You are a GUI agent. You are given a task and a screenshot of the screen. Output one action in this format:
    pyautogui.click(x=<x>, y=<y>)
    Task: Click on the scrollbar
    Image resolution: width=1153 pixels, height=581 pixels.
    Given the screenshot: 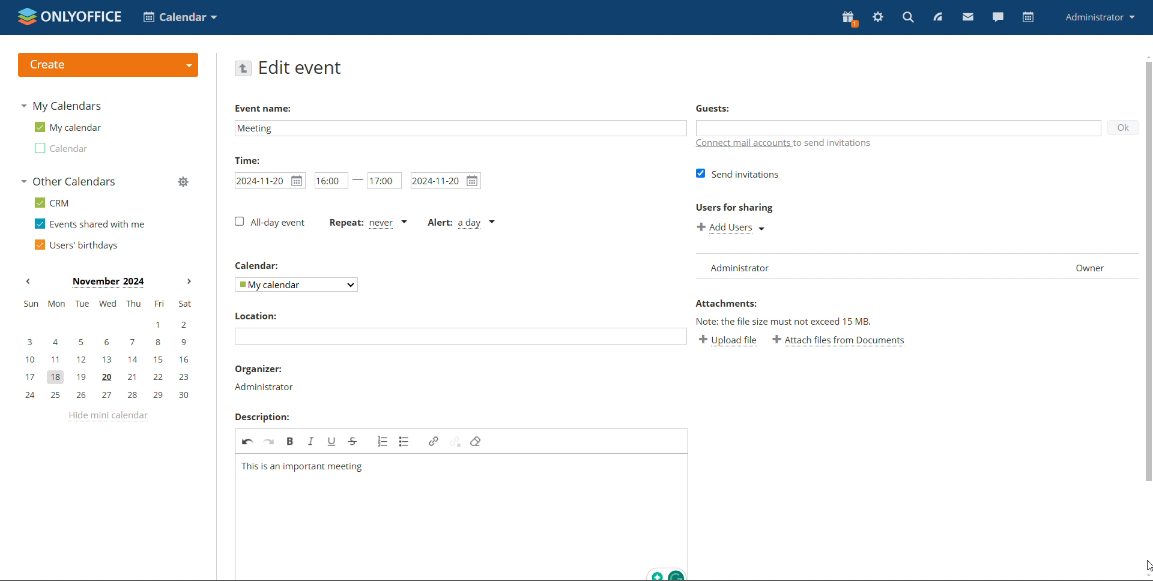 What is the action you would take?
    pyautogui.click(x=1148, y=271)
    